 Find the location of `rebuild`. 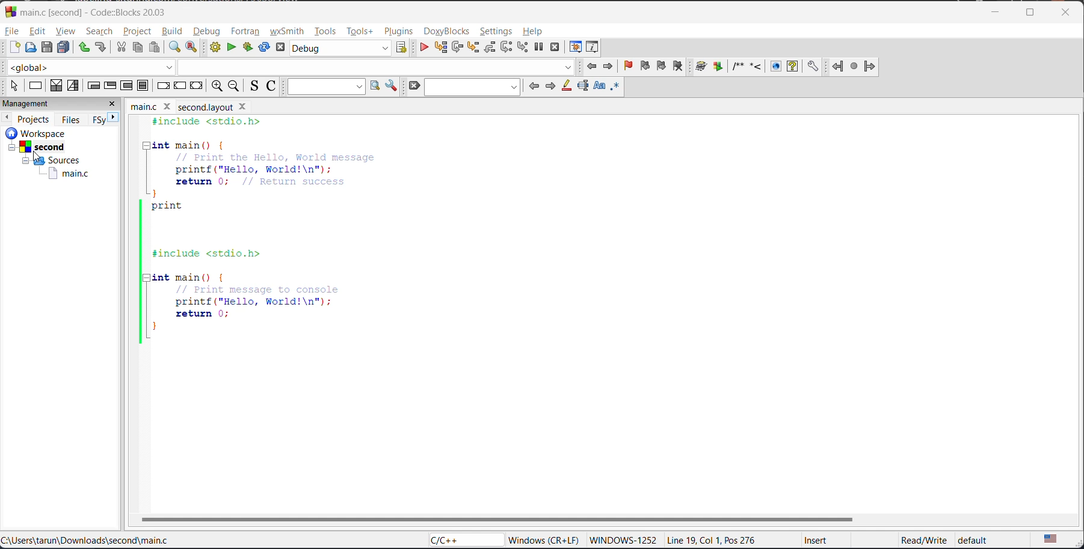

rebuild is located at coordinates (264, 47).